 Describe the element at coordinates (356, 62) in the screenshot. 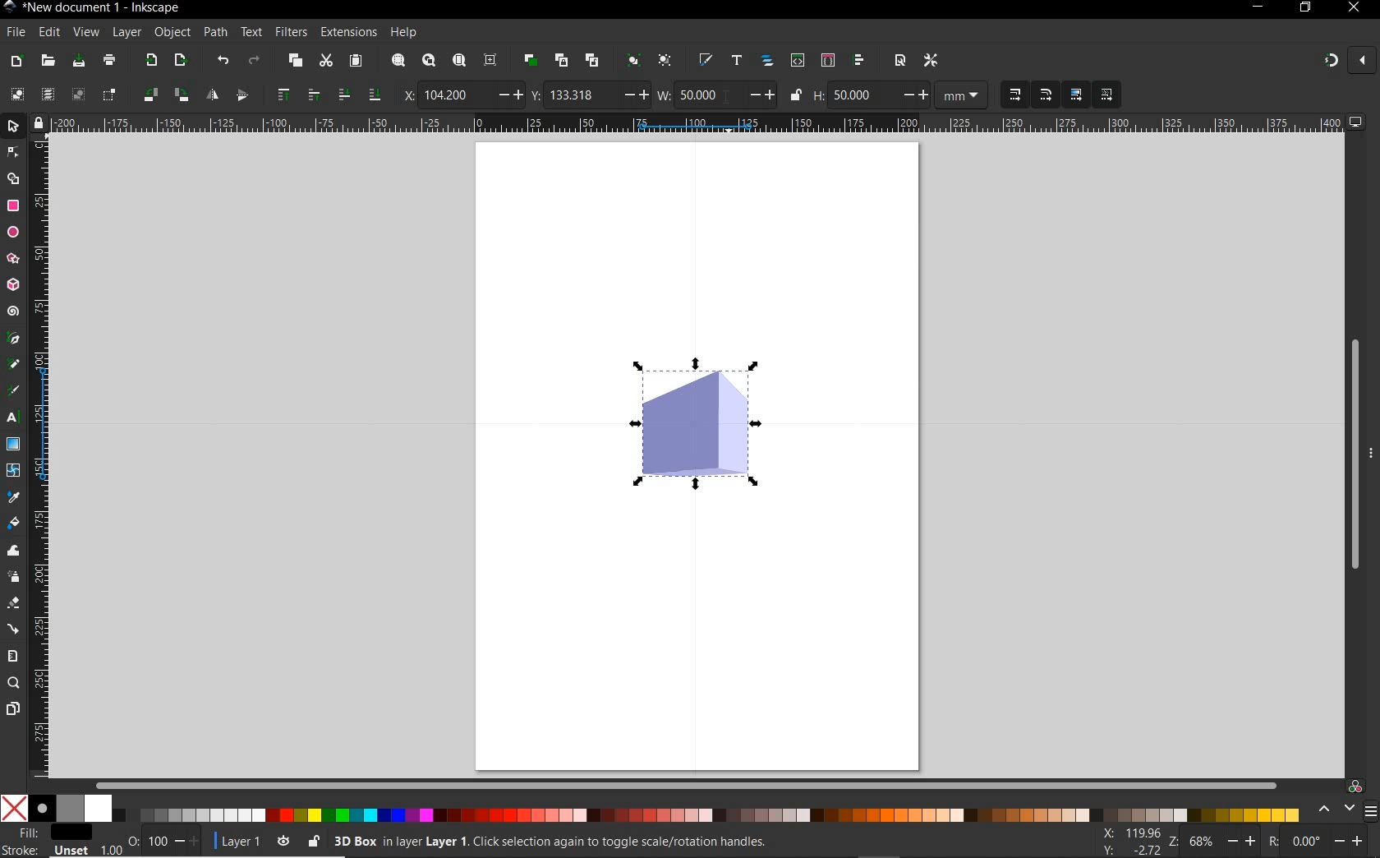

I see `paste` at that location.